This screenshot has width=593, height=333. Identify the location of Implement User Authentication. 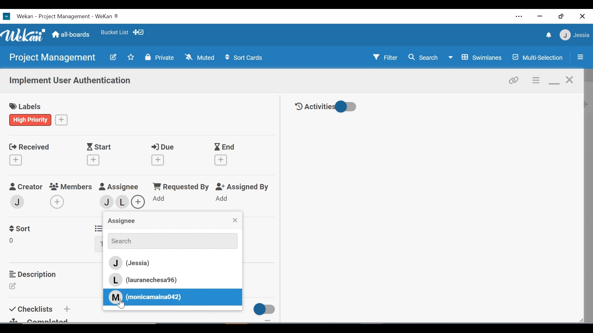
(71, 81).